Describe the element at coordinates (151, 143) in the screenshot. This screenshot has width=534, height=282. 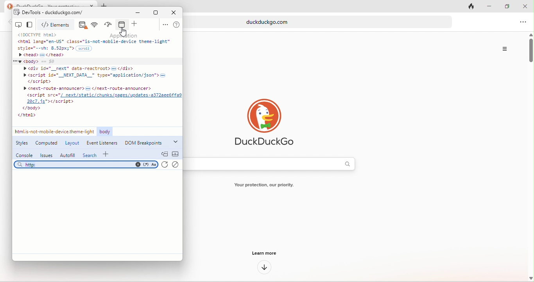
I see `dom breakpoints` at that location.